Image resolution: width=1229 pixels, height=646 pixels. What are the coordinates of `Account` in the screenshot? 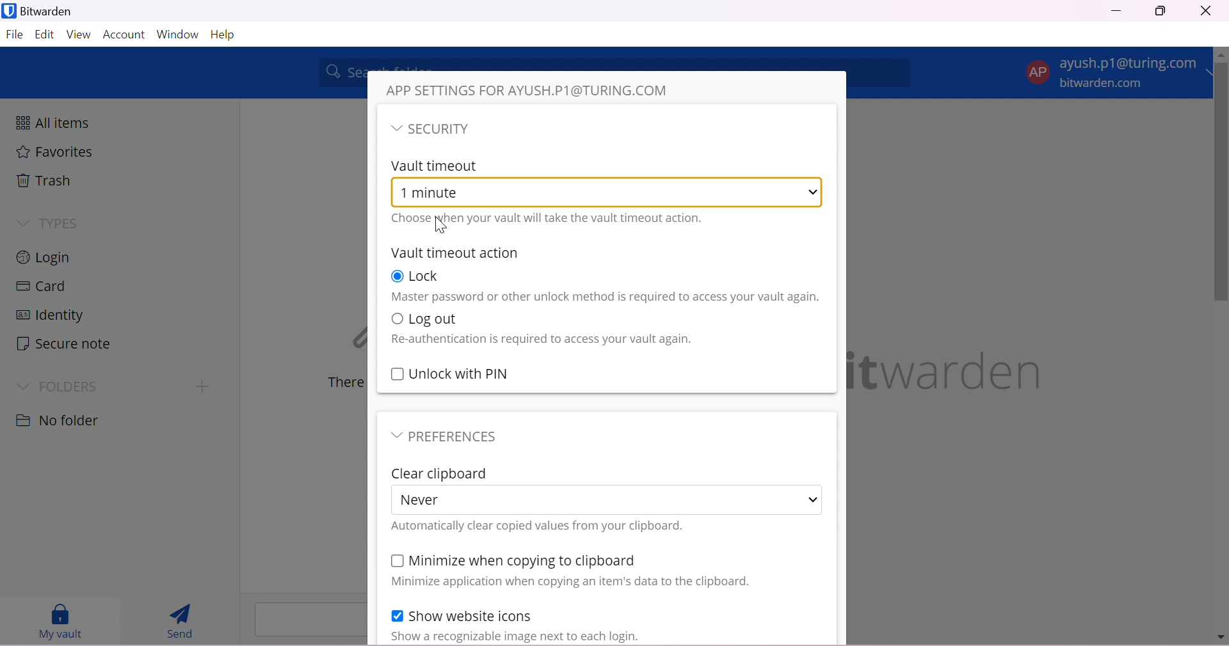 It's located at (125, 35).